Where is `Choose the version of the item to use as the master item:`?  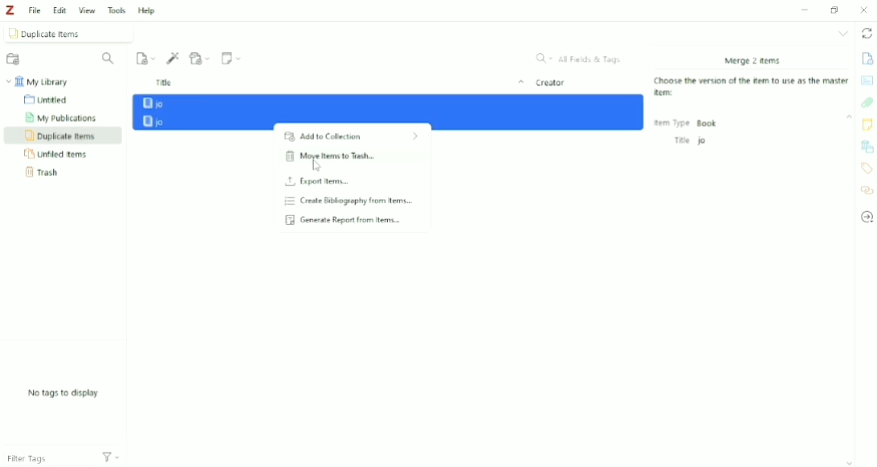
Choose the version of the item to use as the master item: is located at coordinates (753, 87).